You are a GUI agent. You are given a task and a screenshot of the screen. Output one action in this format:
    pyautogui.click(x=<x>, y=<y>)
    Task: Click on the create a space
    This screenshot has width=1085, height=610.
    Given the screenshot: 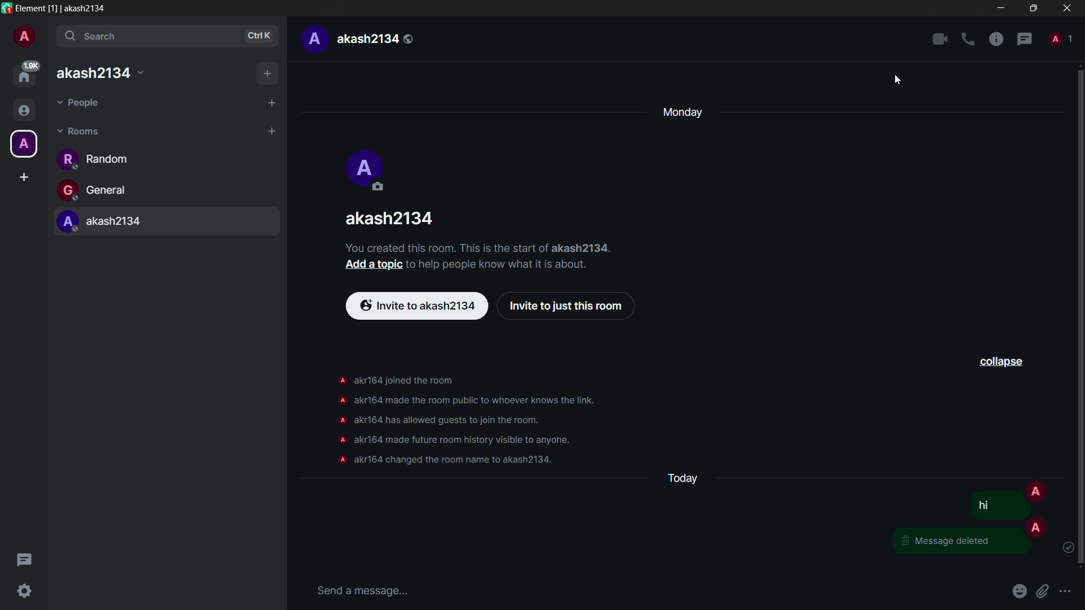 What is the action you would take?
    pyautogui.click(x=25, y=177)
    